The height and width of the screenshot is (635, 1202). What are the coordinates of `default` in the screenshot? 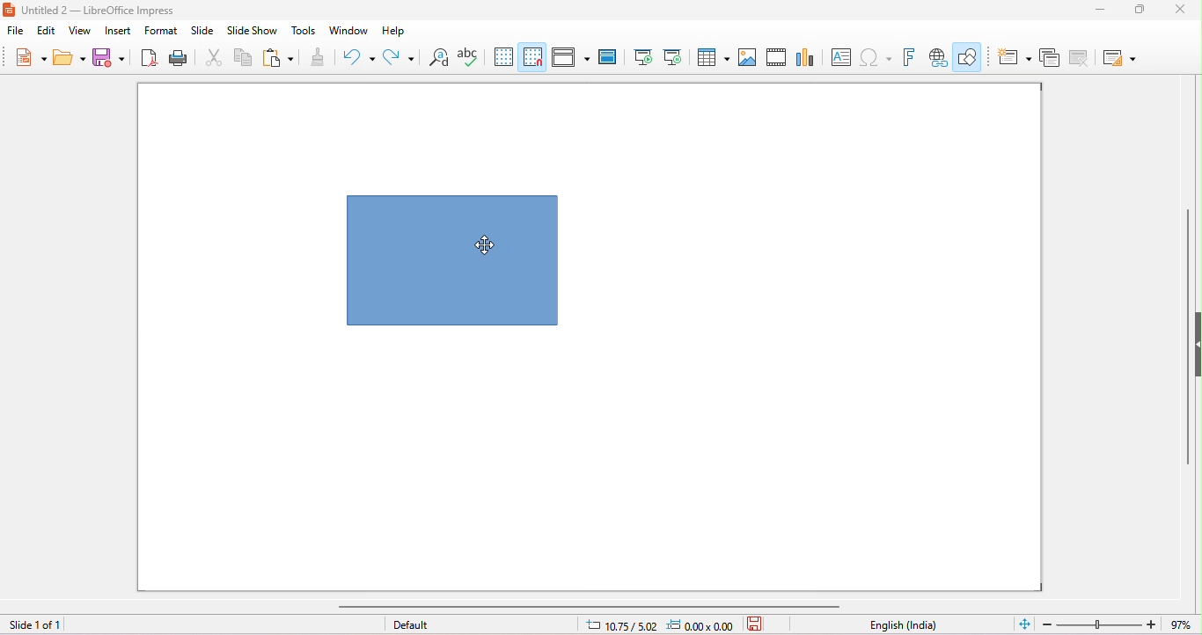 It's located at (412, 624).